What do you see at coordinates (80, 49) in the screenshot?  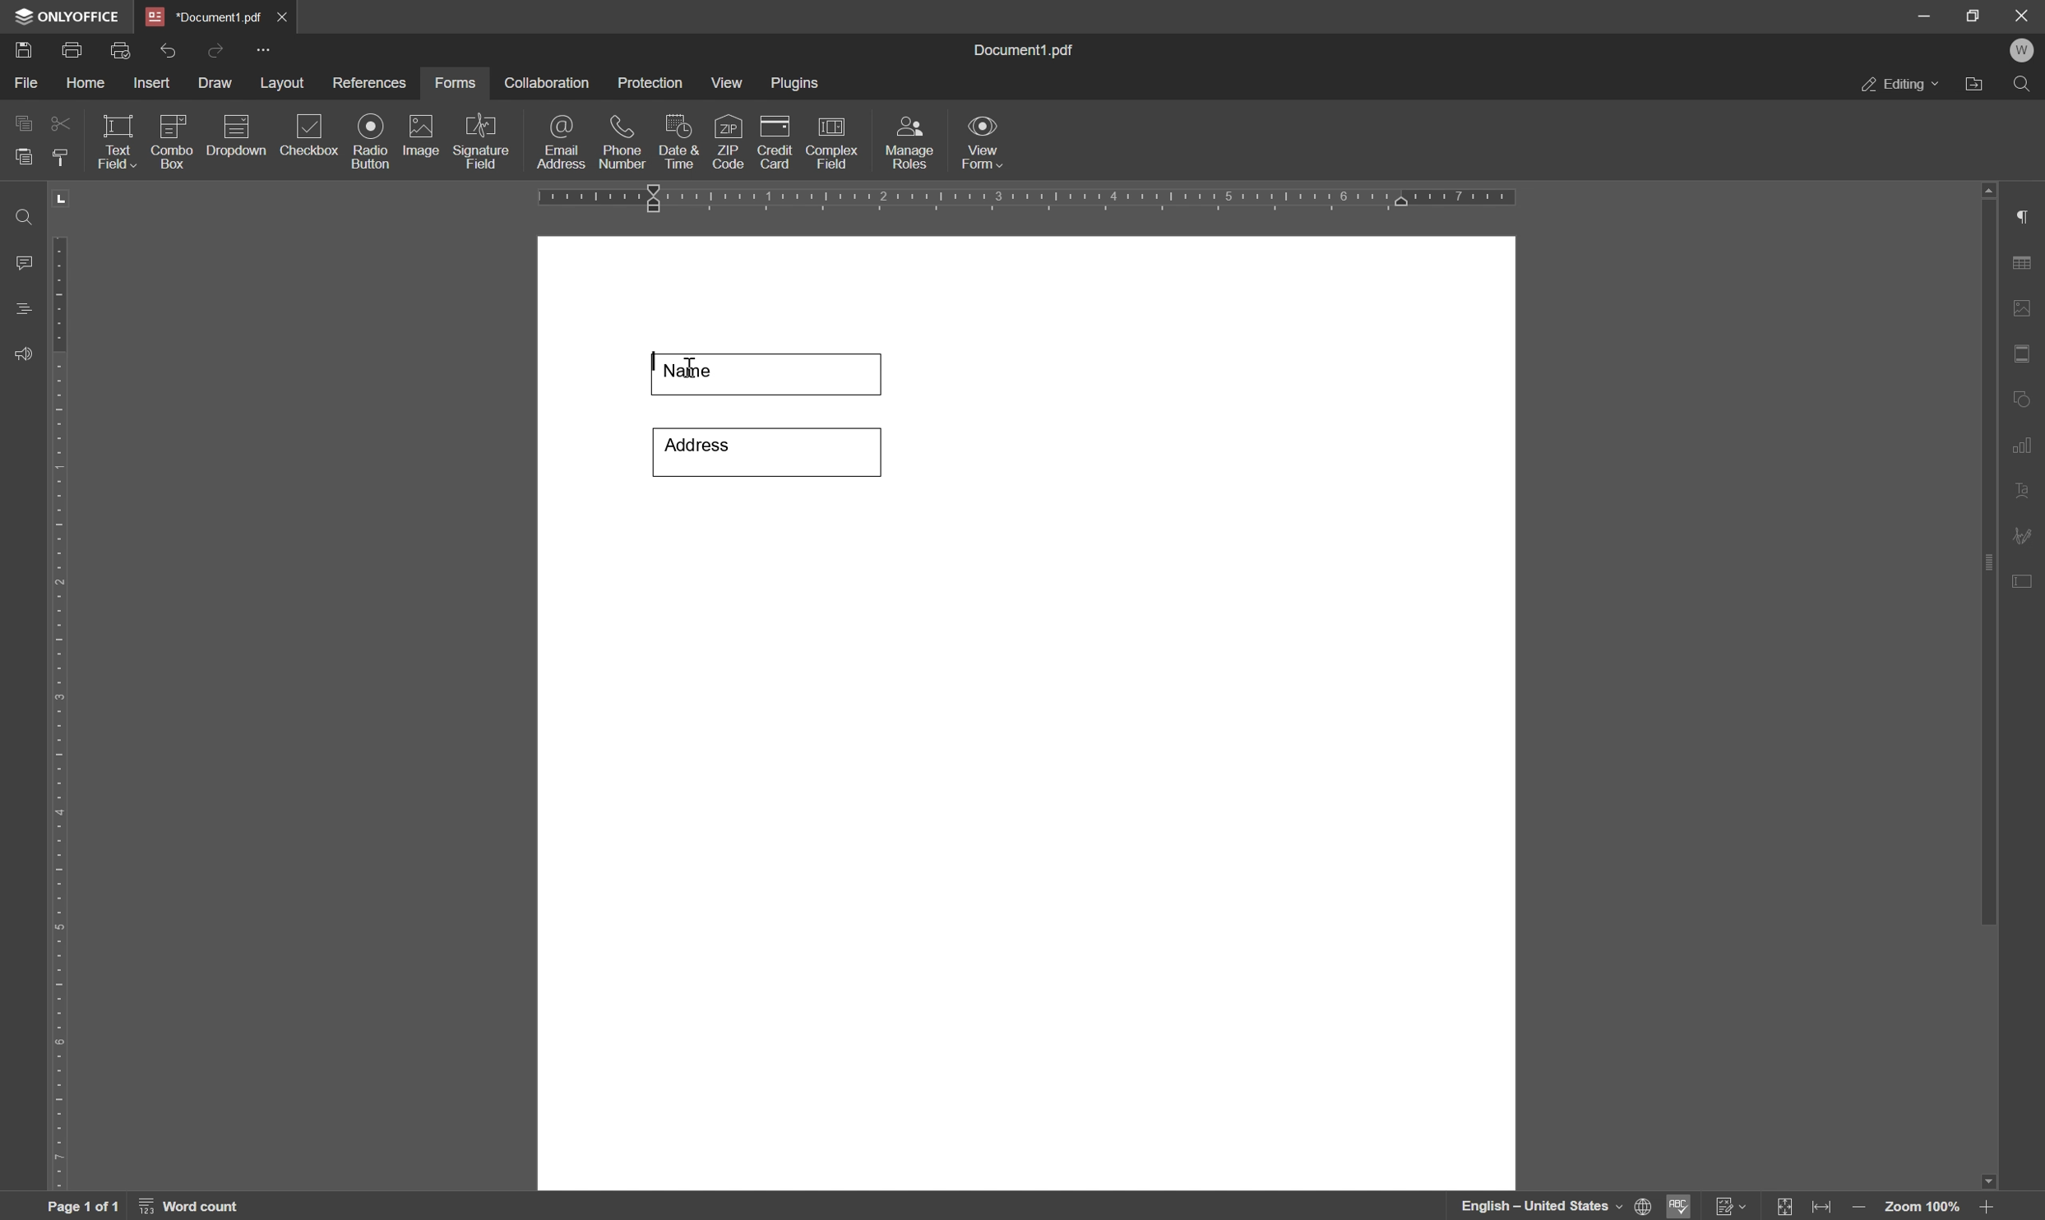 I see `print` at bounding box center [80, 49].